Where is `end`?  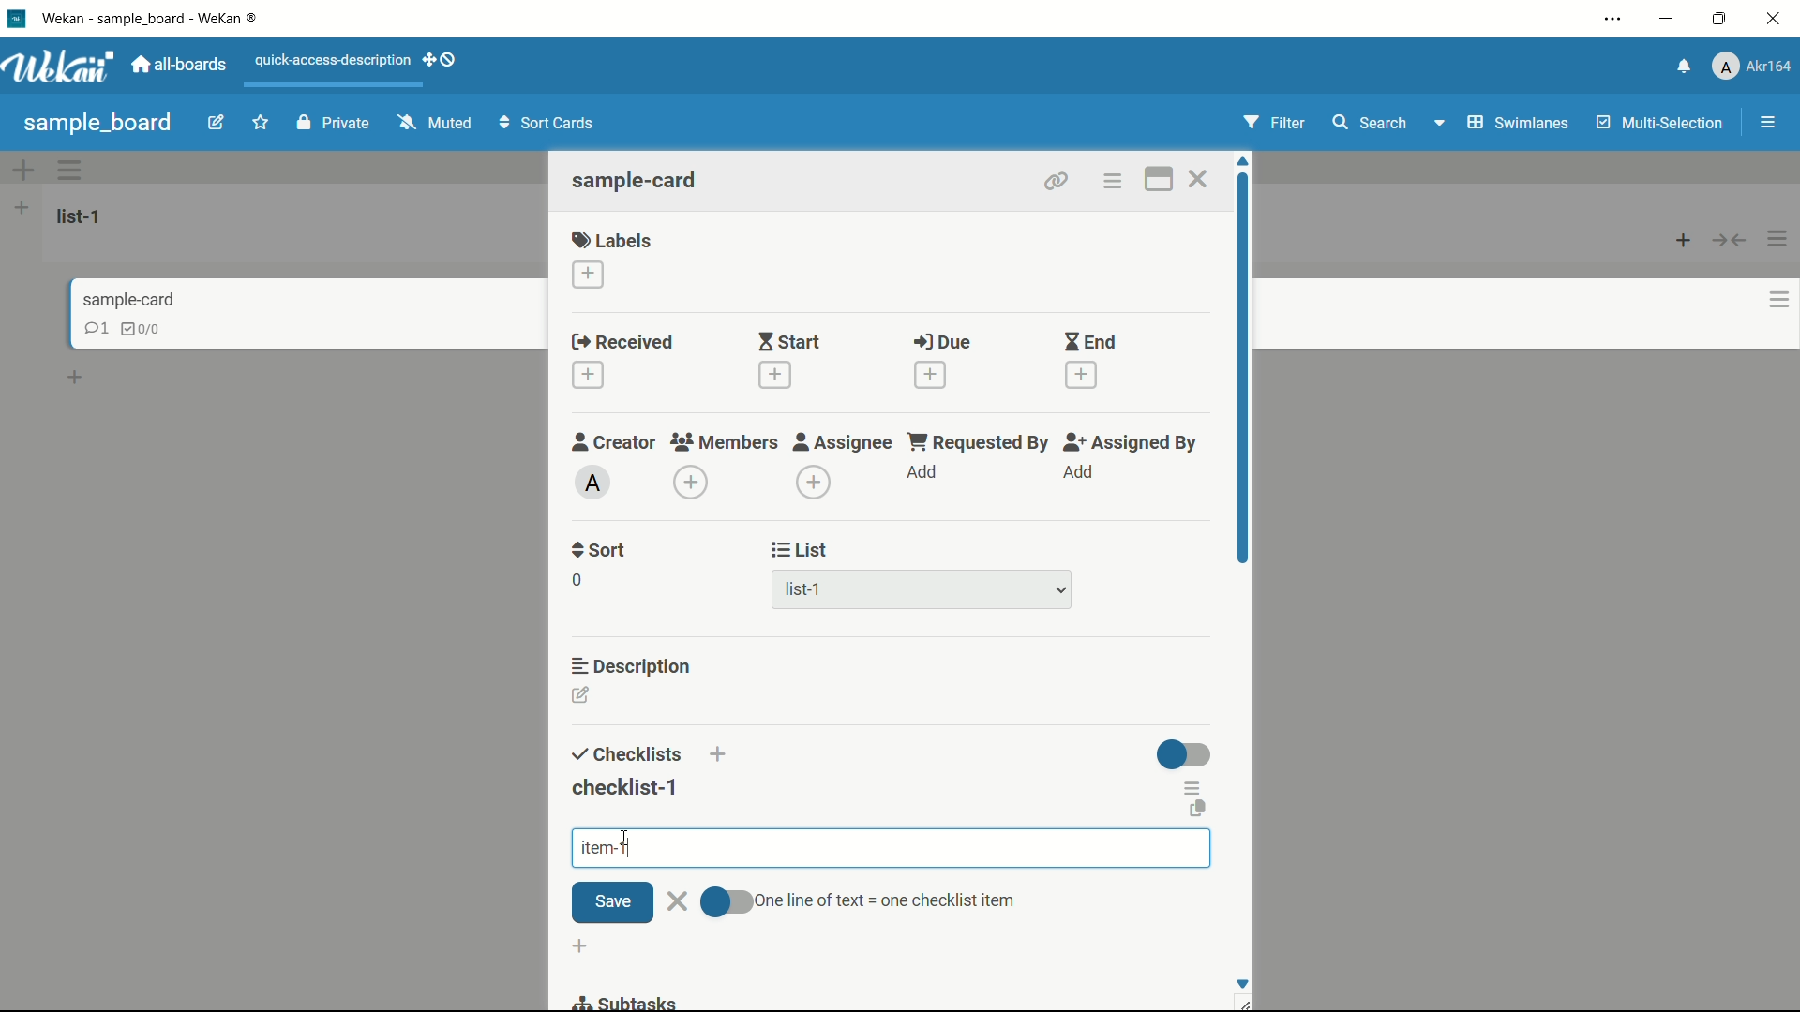 end is located at coordinates (1090, 342).